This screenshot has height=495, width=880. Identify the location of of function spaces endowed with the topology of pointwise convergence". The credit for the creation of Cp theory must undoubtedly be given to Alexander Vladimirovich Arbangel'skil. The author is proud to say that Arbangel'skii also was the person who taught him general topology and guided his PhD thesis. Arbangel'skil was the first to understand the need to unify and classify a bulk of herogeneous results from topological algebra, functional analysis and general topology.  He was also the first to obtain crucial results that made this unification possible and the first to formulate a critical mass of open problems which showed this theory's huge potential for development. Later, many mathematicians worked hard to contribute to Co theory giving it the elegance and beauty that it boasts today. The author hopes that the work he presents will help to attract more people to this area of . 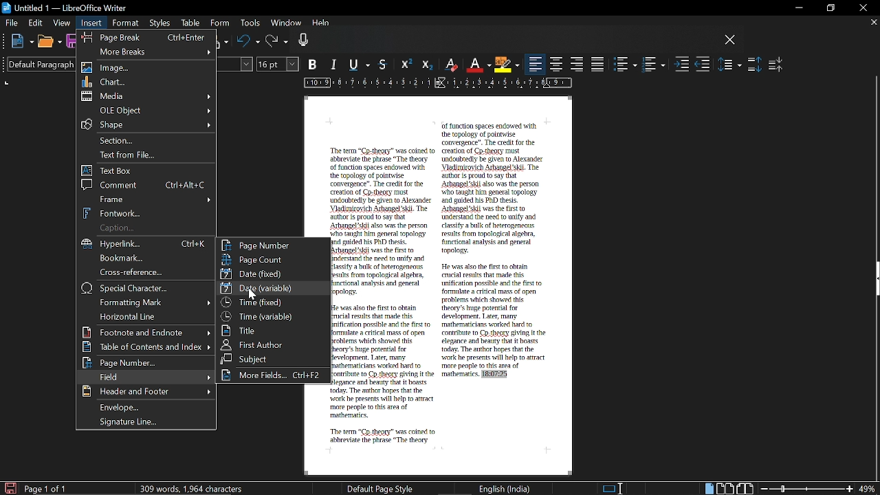
(494, 246).